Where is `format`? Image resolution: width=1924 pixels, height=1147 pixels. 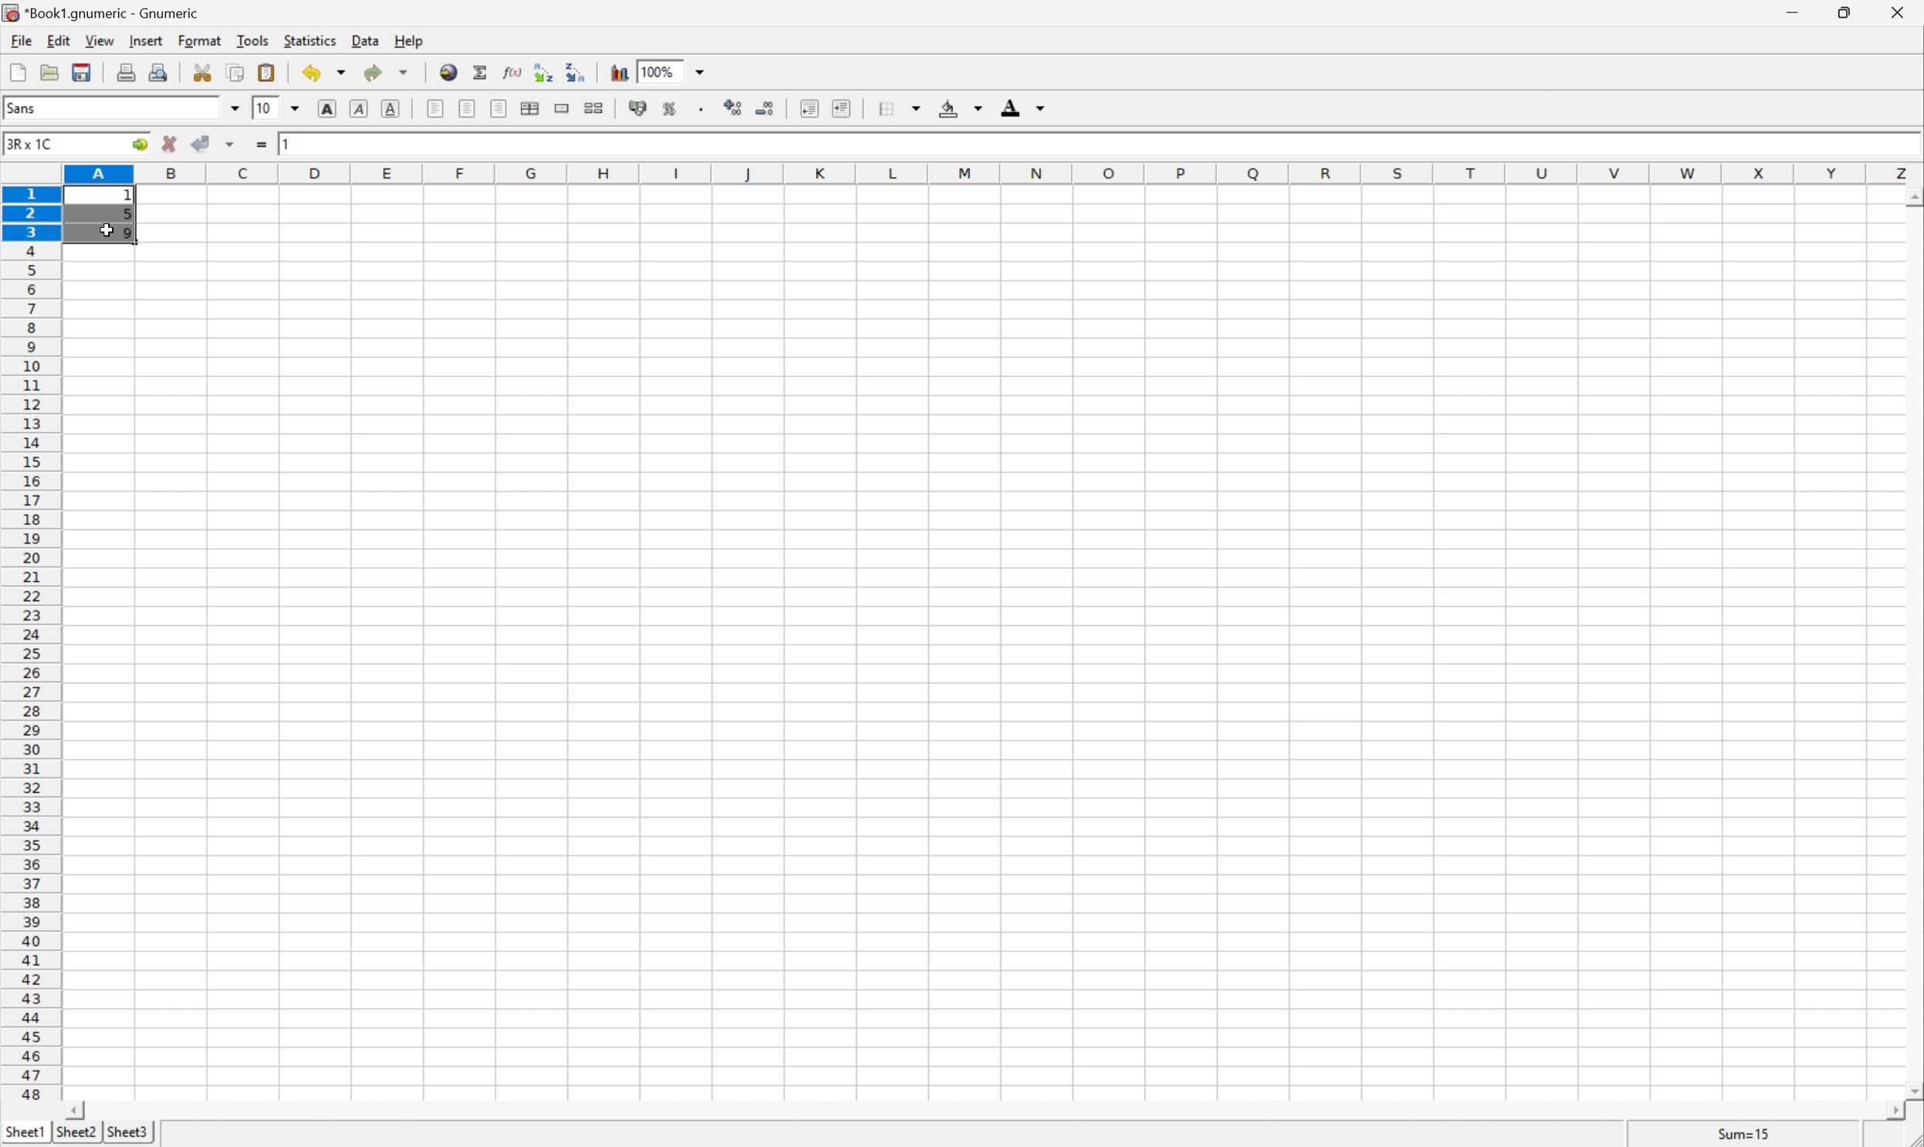
format is located at coordinates (202, 40).